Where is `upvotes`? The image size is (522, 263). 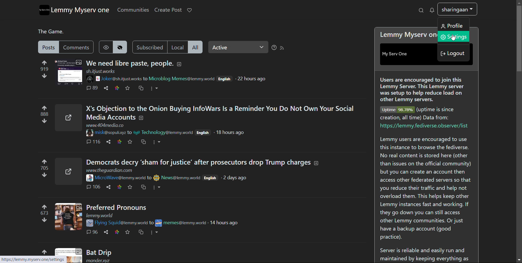 upvotes is located at coordinates (43, 206).